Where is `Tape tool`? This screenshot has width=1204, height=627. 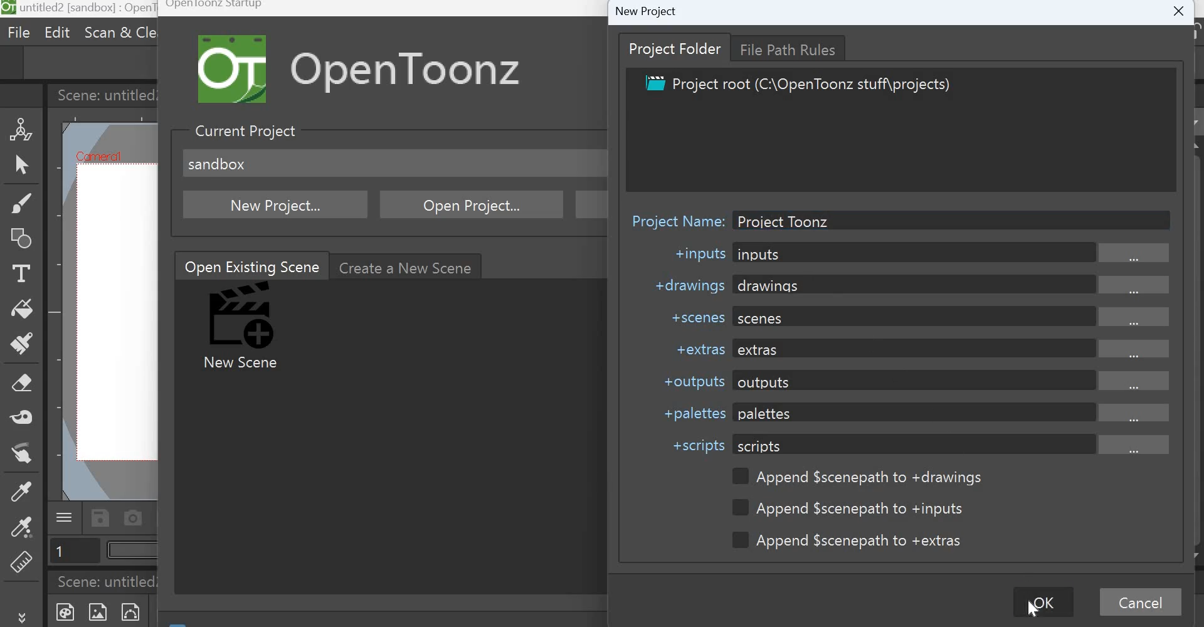
Tape tool is located at coordinates (24, 416).